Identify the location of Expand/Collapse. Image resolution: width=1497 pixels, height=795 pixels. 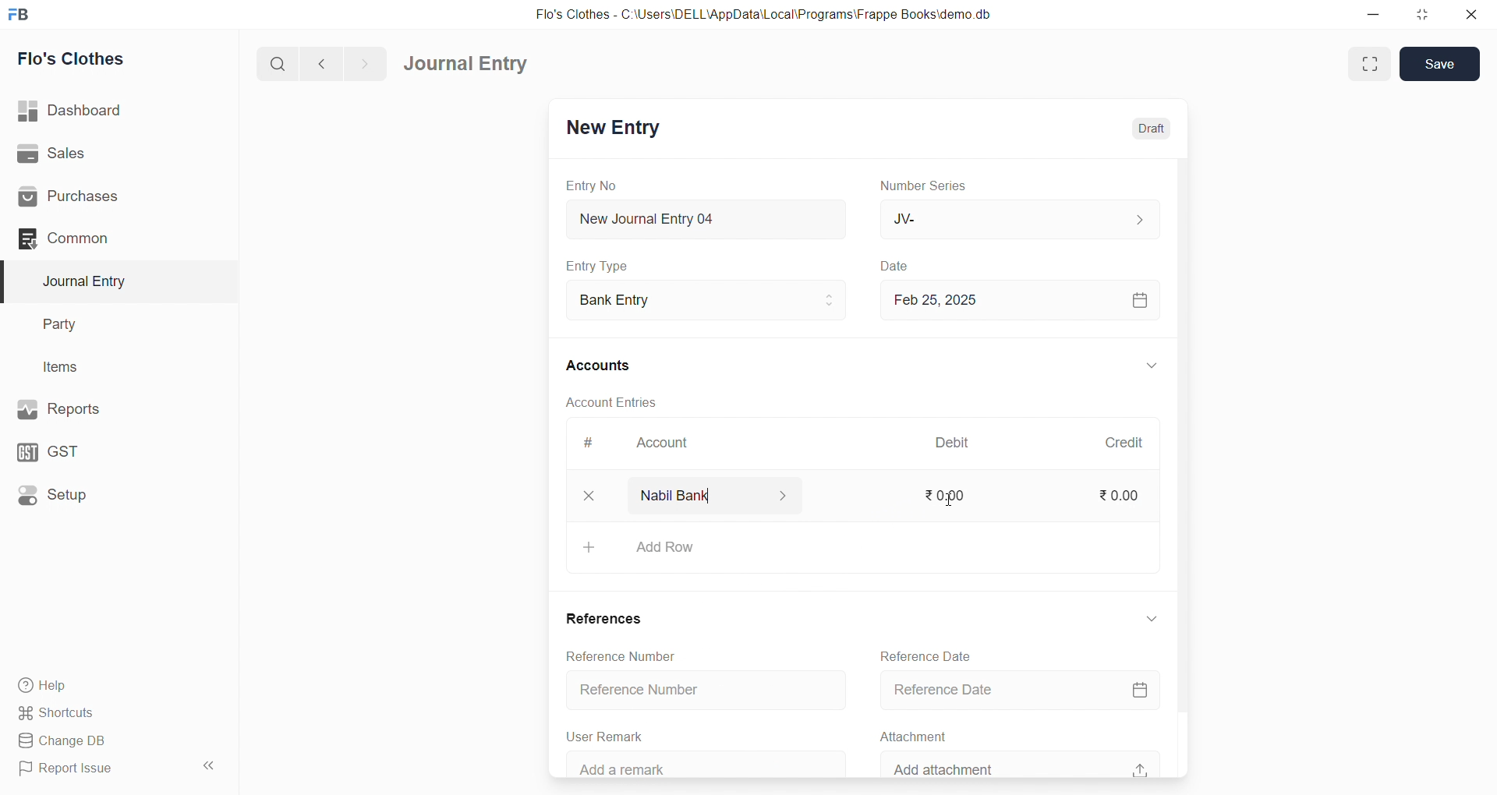
(1141, 367).